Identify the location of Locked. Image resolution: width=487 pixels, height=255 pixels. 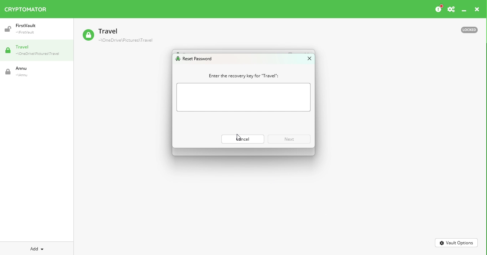
(466, 29).